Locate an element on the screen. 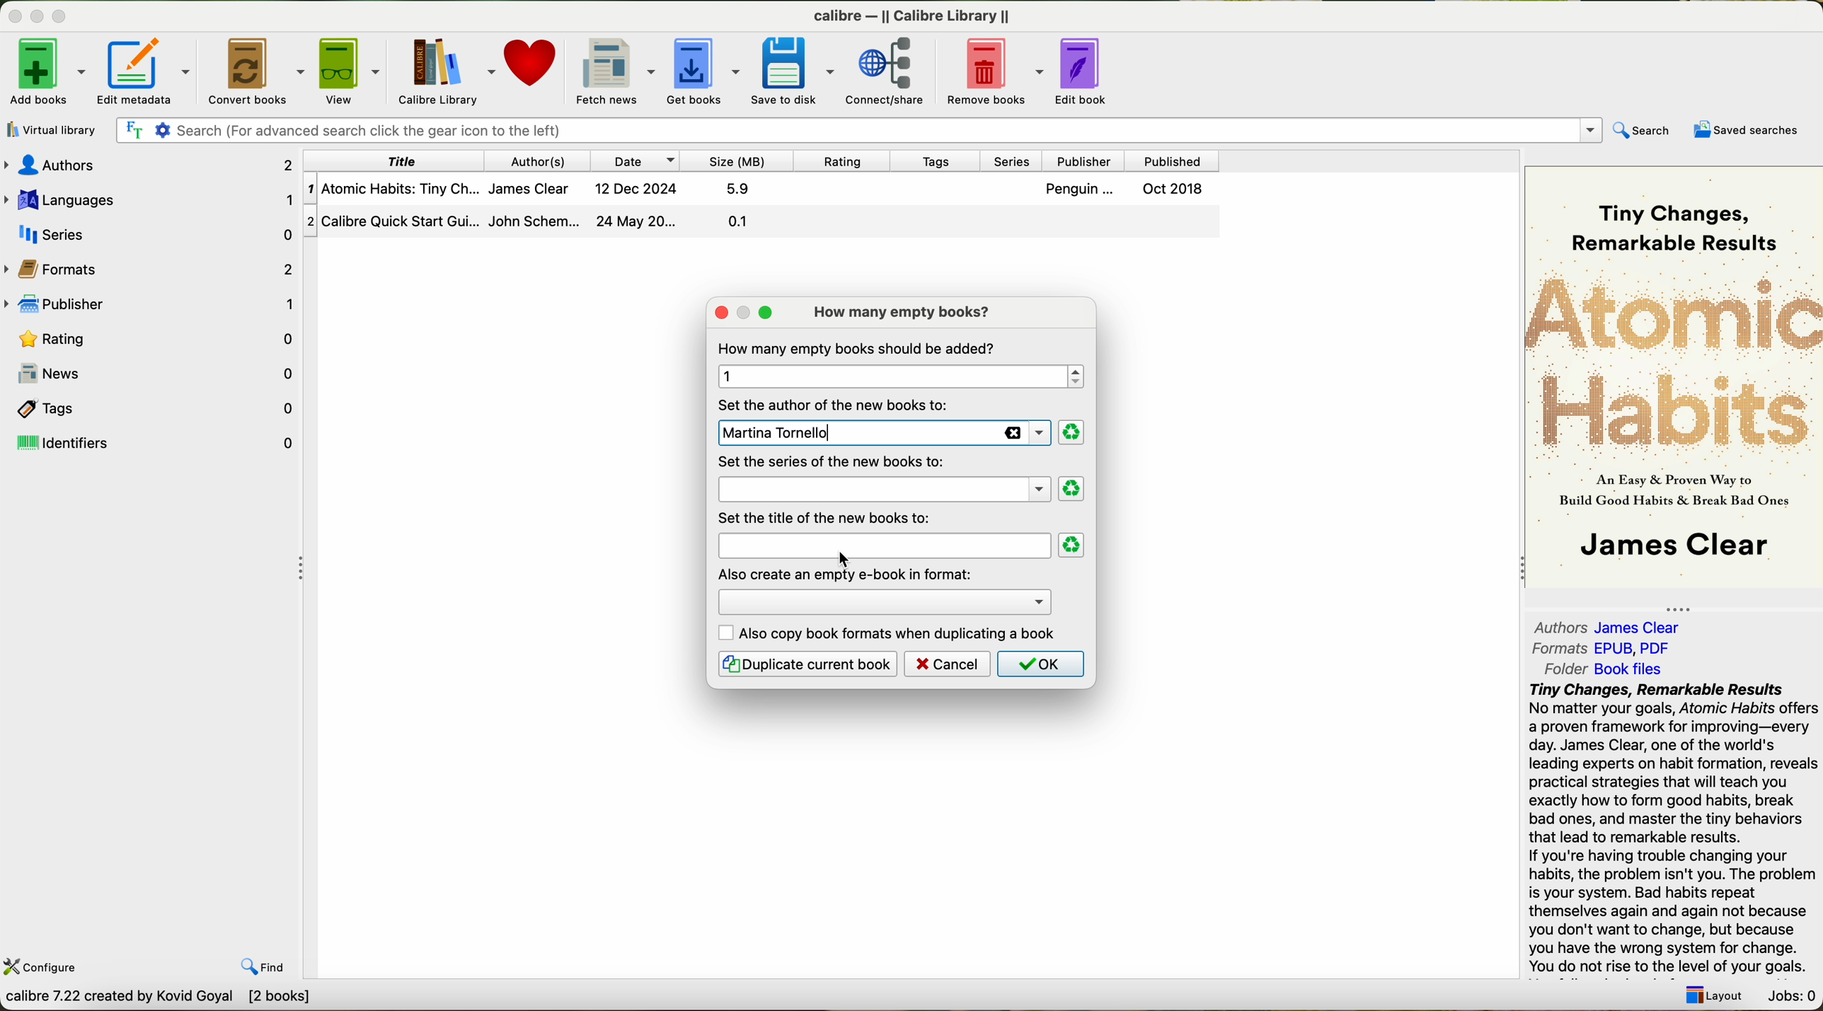 Image resolution: width=1823 pixels, height=1011 pixels. authors is located at coordinates (1614, 626).